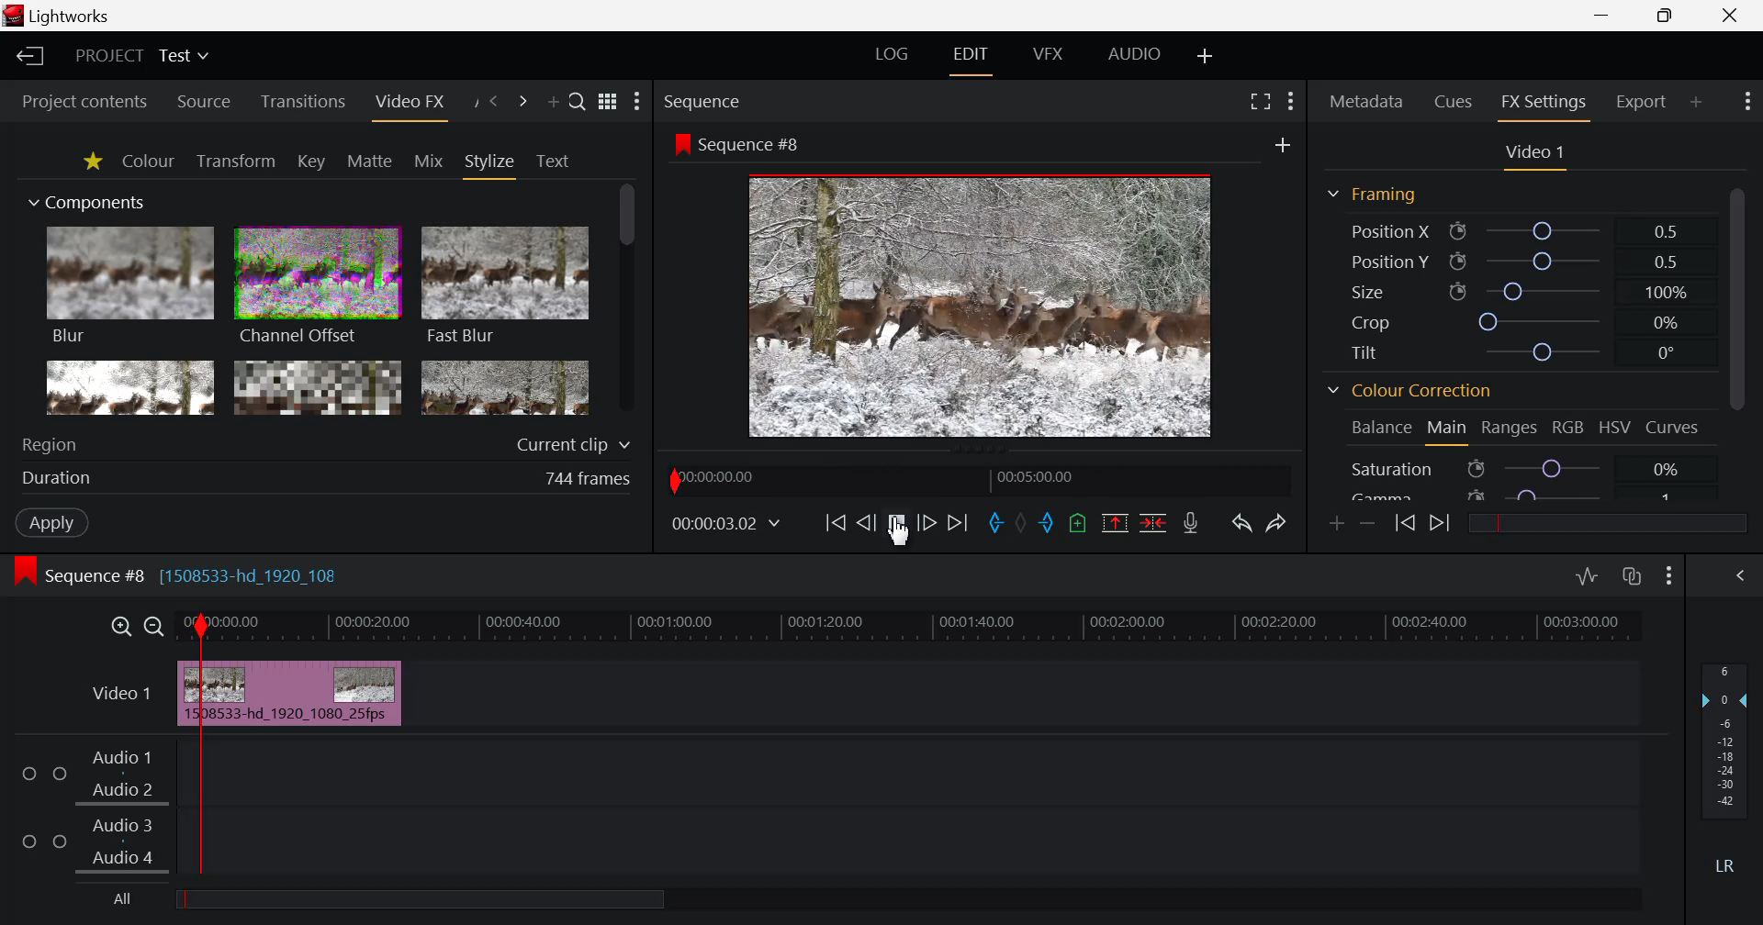  What do you see at coordinates (1514, 291) in the screenshot?
I see `Size` at bounding box center [1514, 291].